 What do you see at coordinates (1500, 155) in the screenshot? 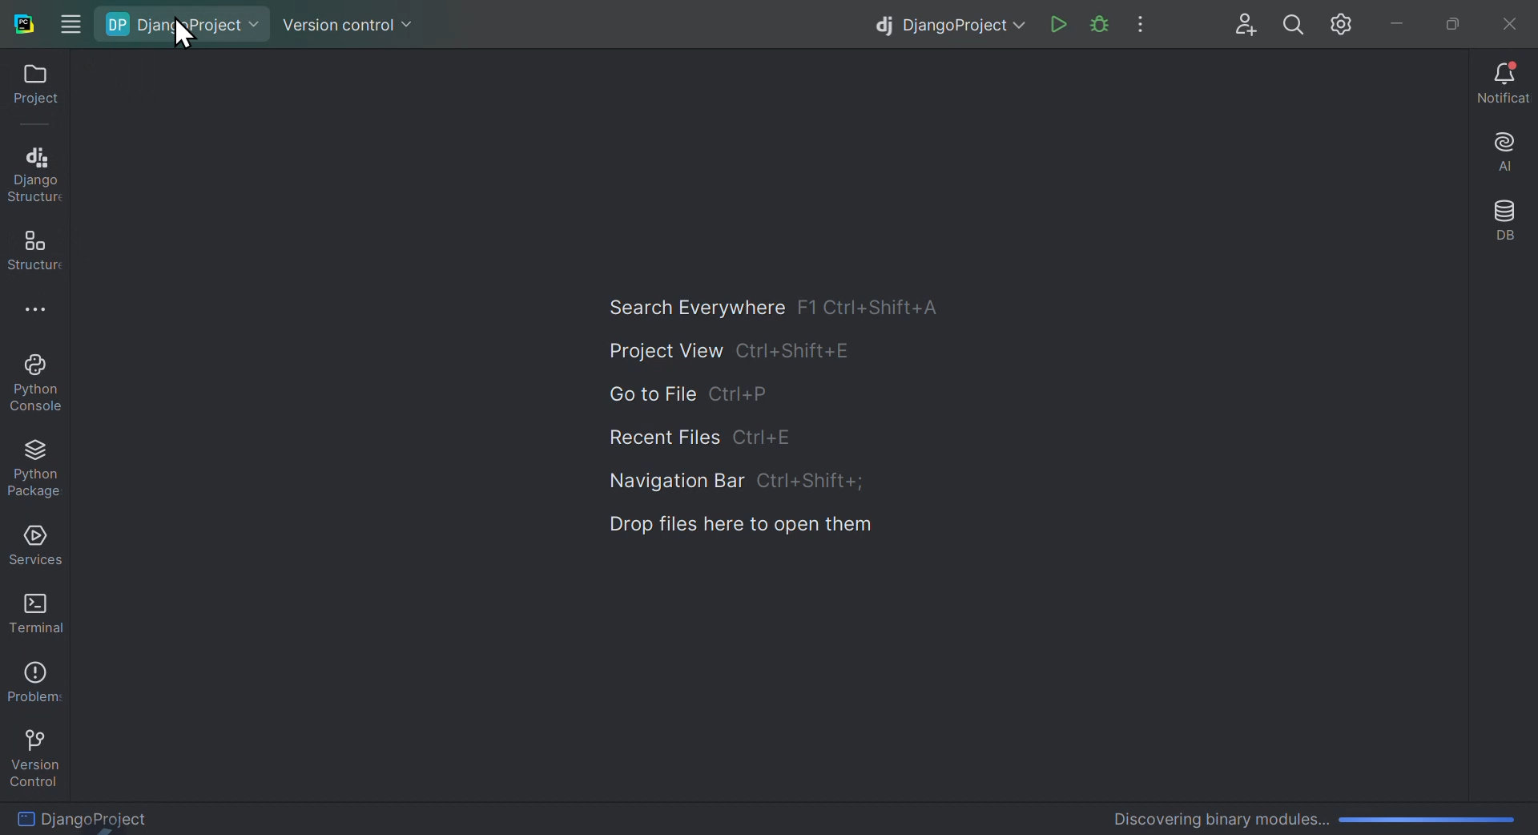
I see `AI assistant` at bounding box center [1500, 155].